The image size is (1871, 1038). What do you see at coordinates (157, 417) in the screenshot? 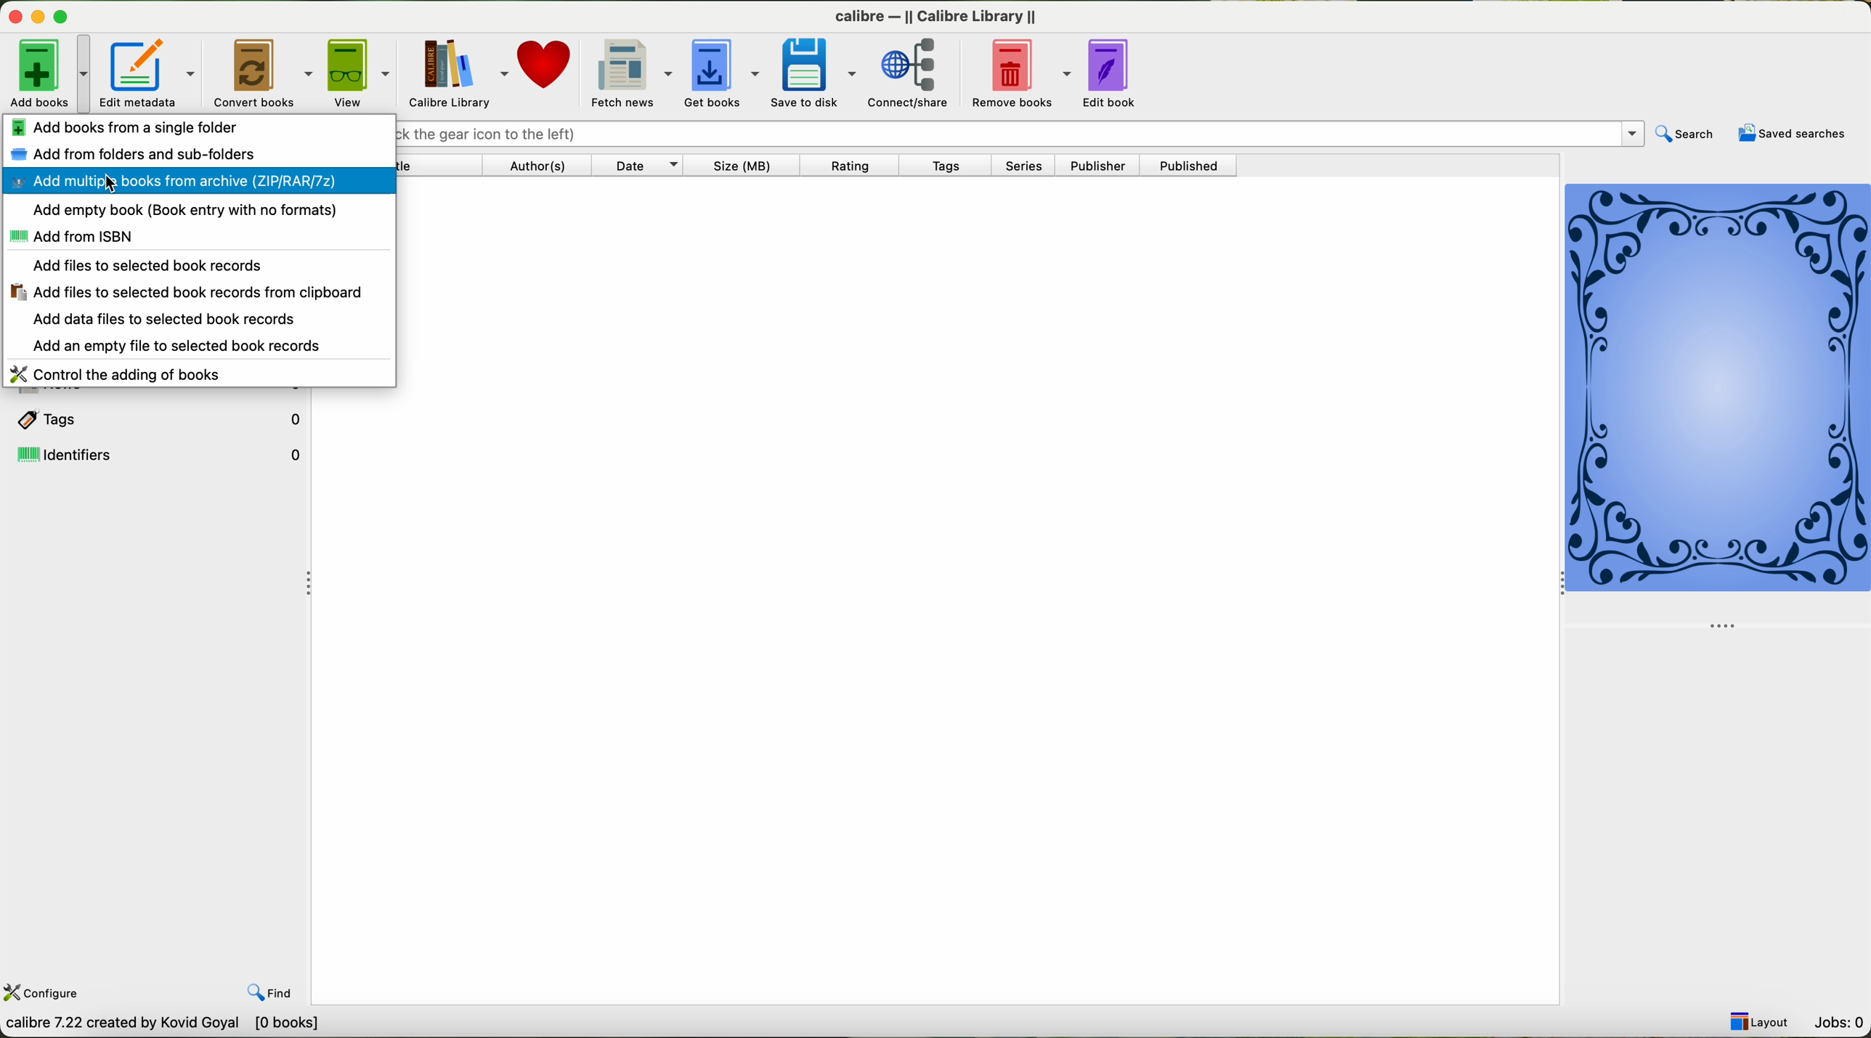
I see `tags` at bounding box center [157, 417].